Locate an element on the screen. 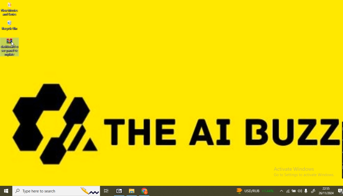 The image size is (343, 196). file browser is located at coordinates (132, 191).